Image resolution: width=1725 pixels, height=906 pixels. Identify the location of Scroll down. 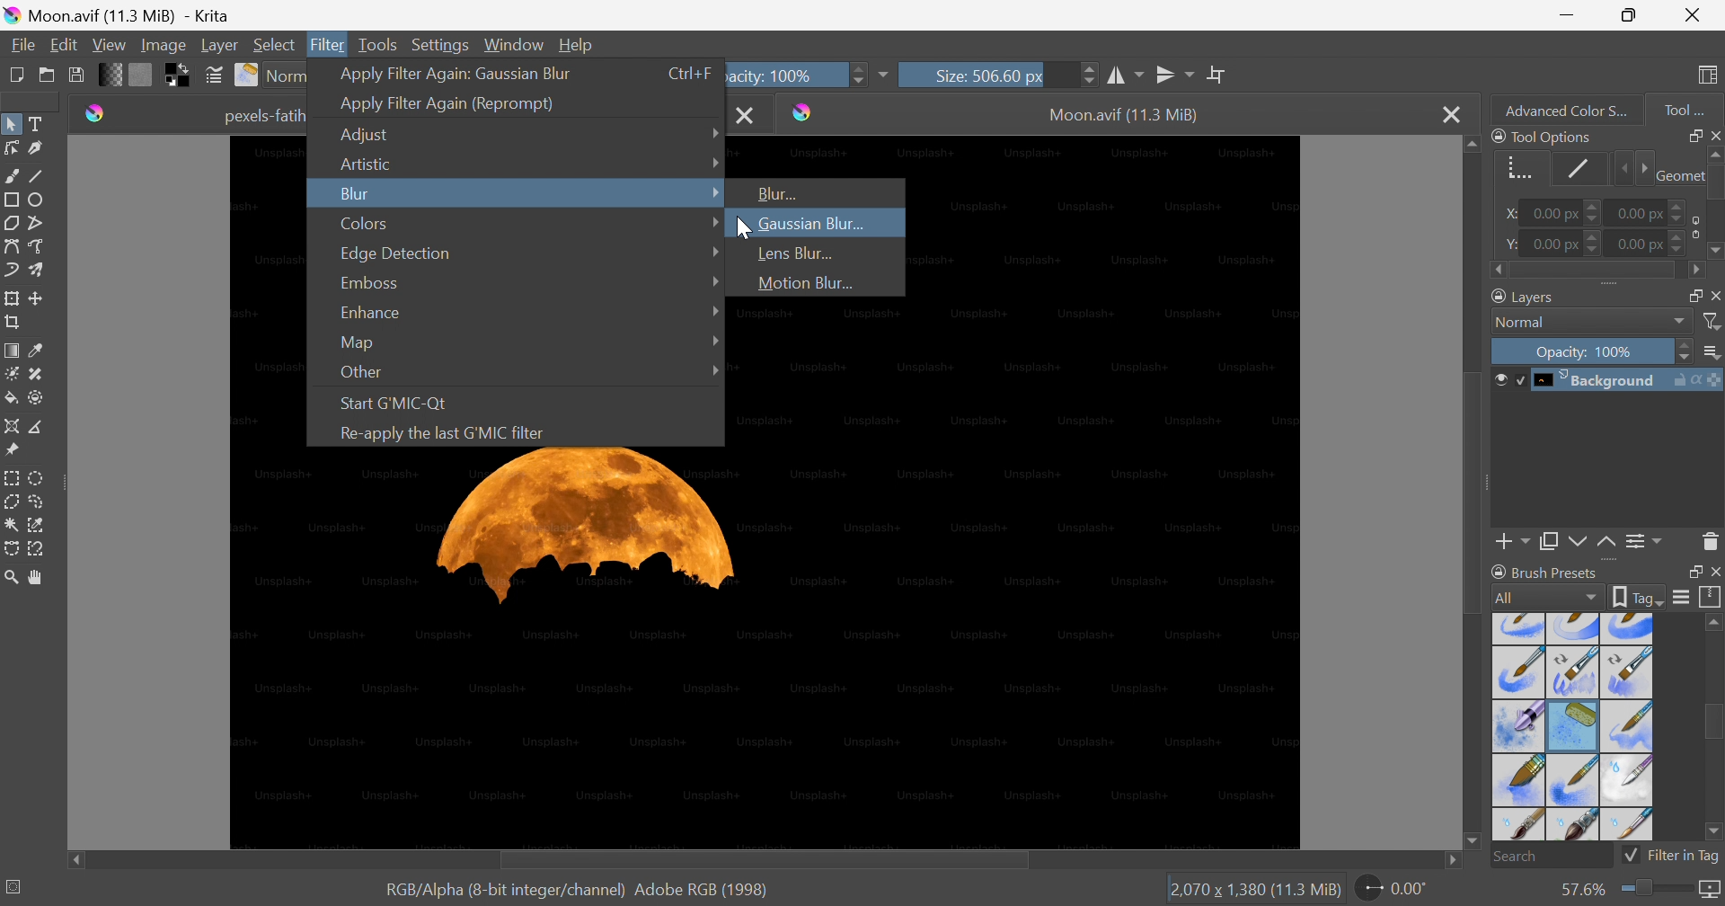
(1471, 844).